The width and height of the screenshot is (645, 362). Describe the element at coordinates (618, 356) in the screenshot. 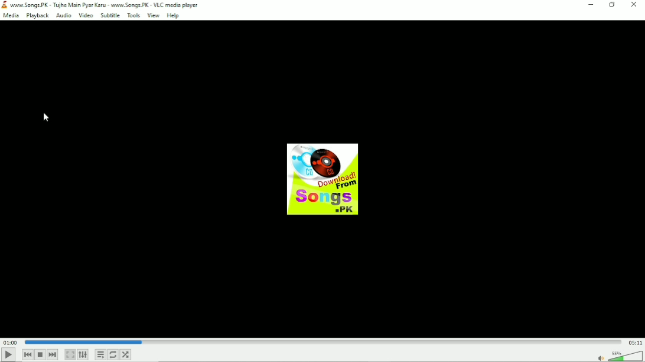

I see `Volume` at that location.